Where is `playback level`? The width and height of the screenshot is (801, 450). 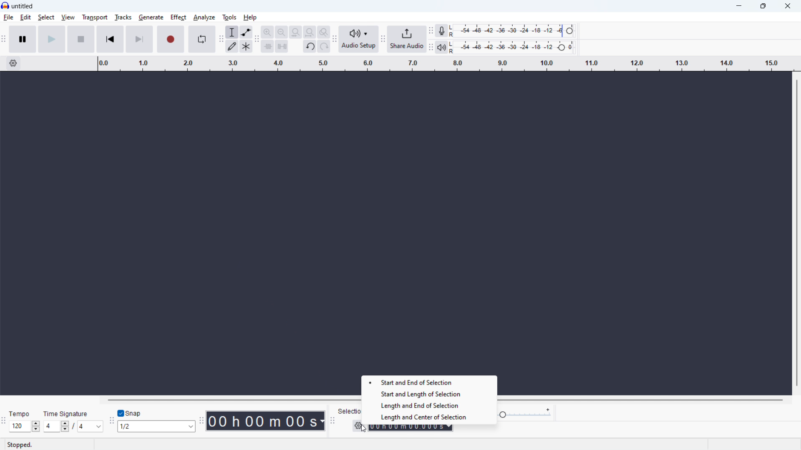 playback level is located at coordinates (512, 47).